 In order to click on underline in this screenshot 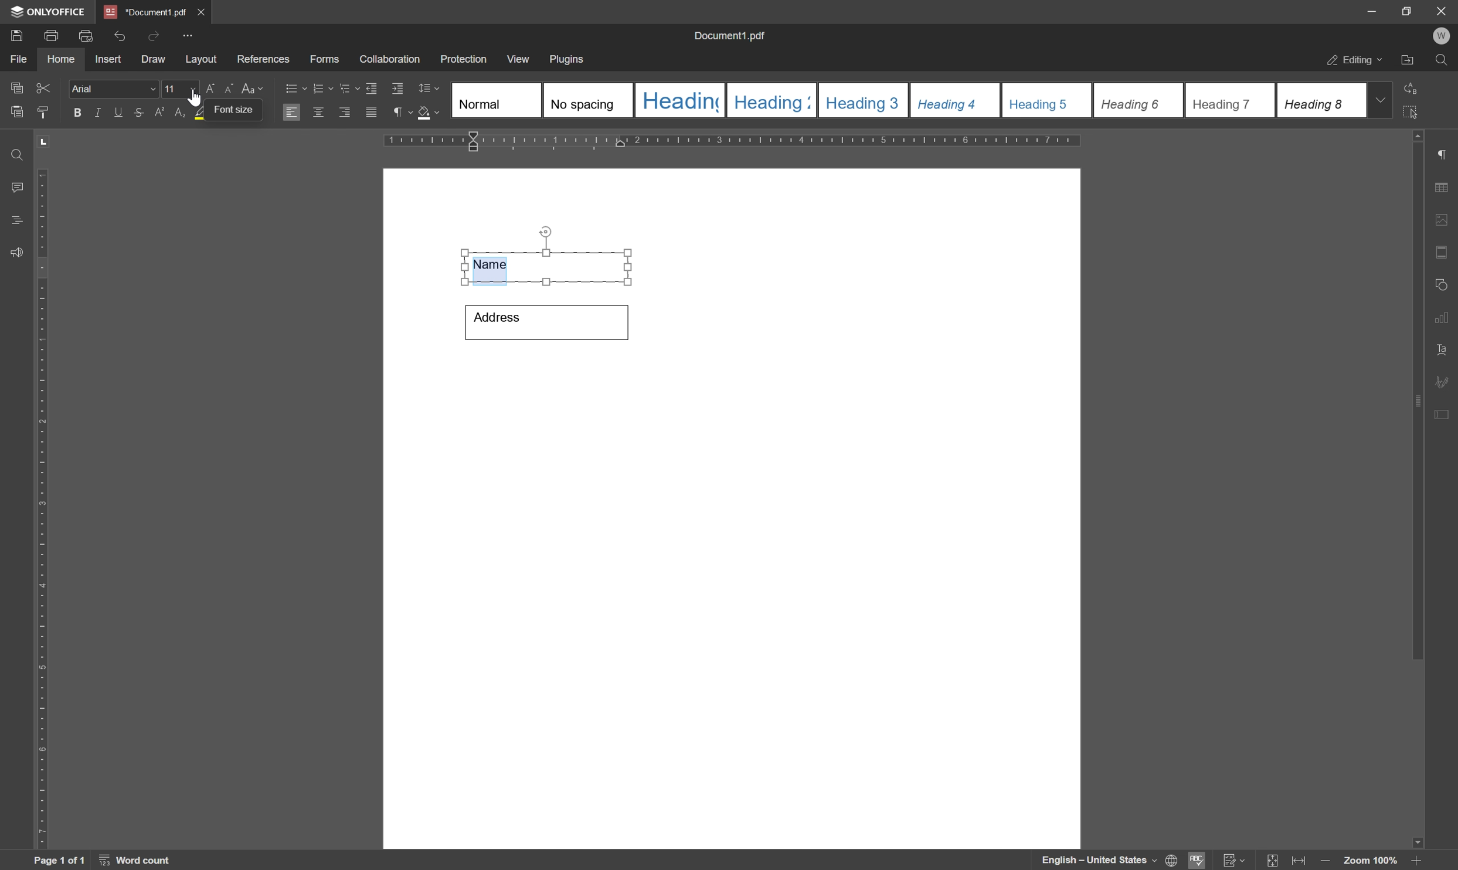, I will do `click(118, 112)`.